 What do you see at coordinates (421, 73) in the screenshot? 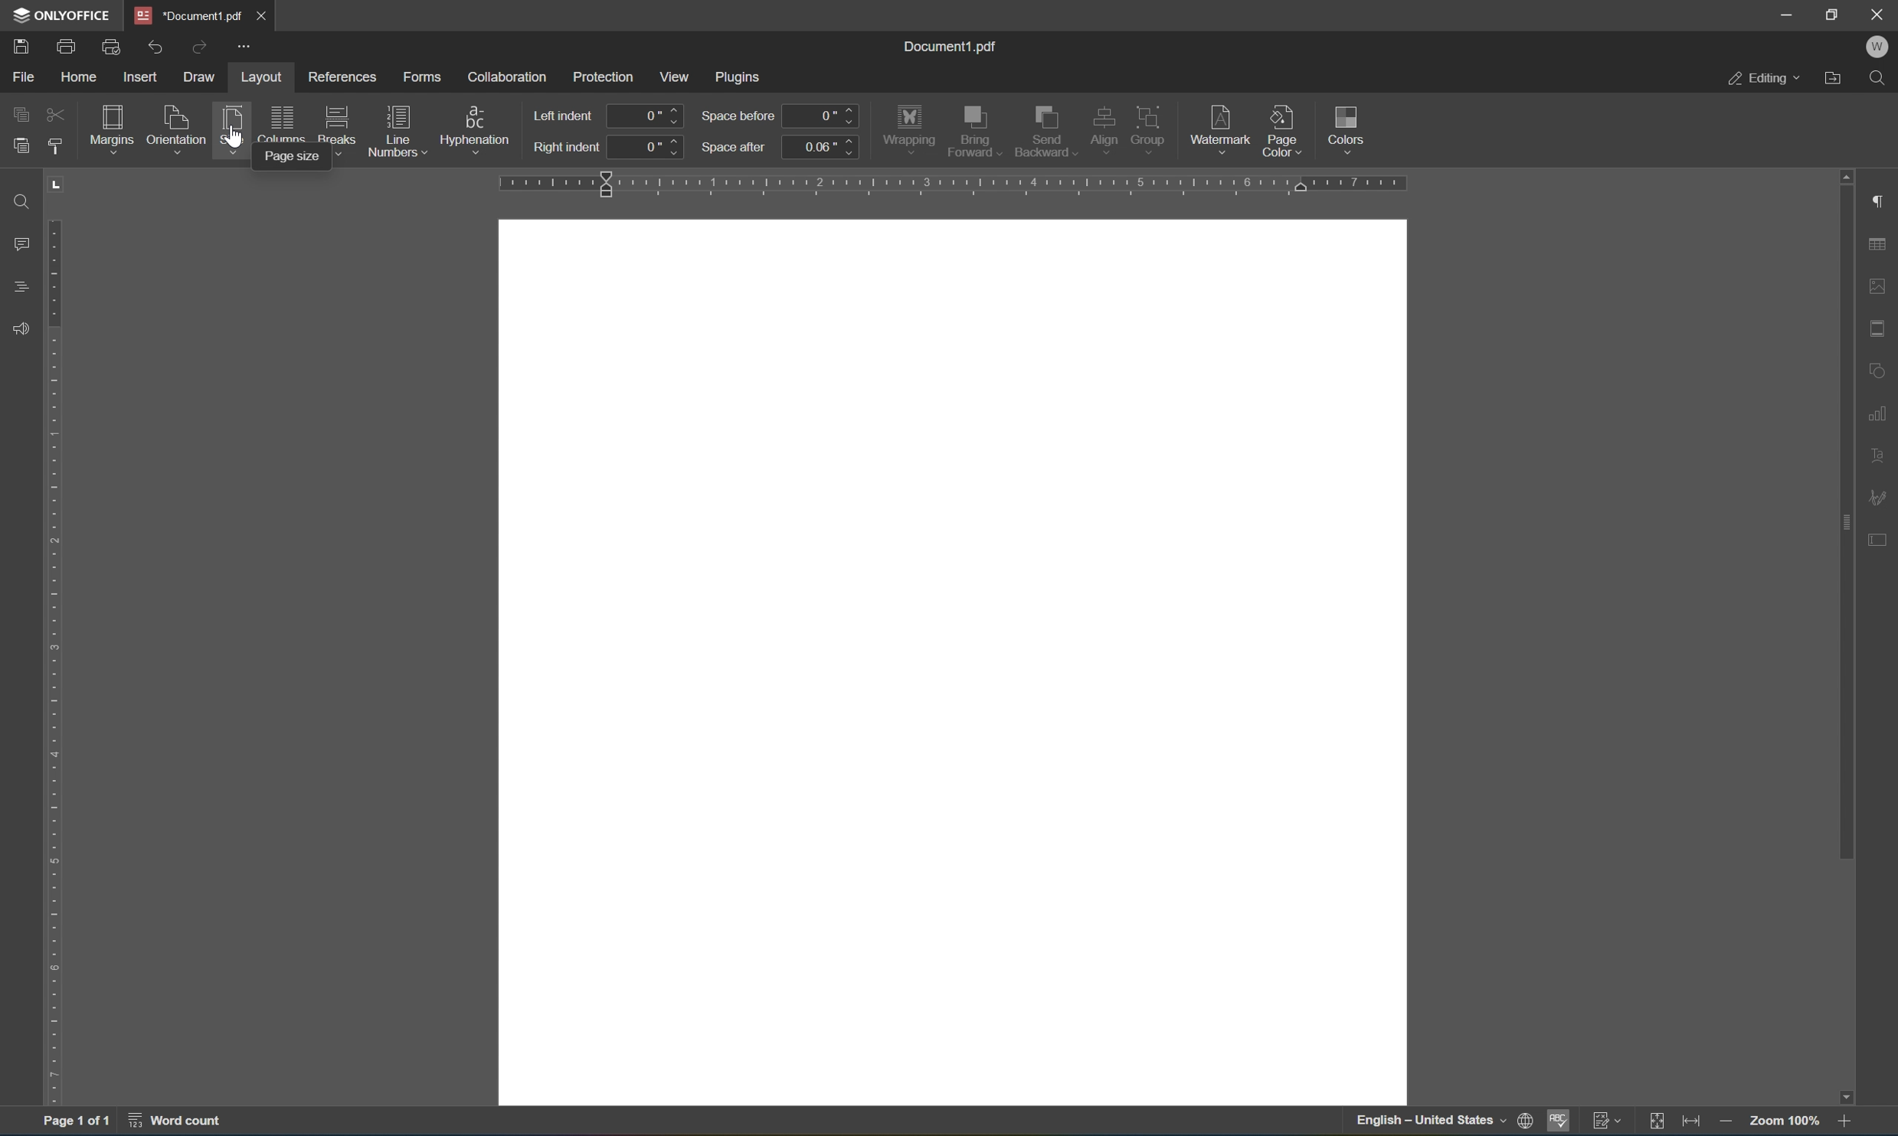
I see `forms` at bounding box center [421, 73].